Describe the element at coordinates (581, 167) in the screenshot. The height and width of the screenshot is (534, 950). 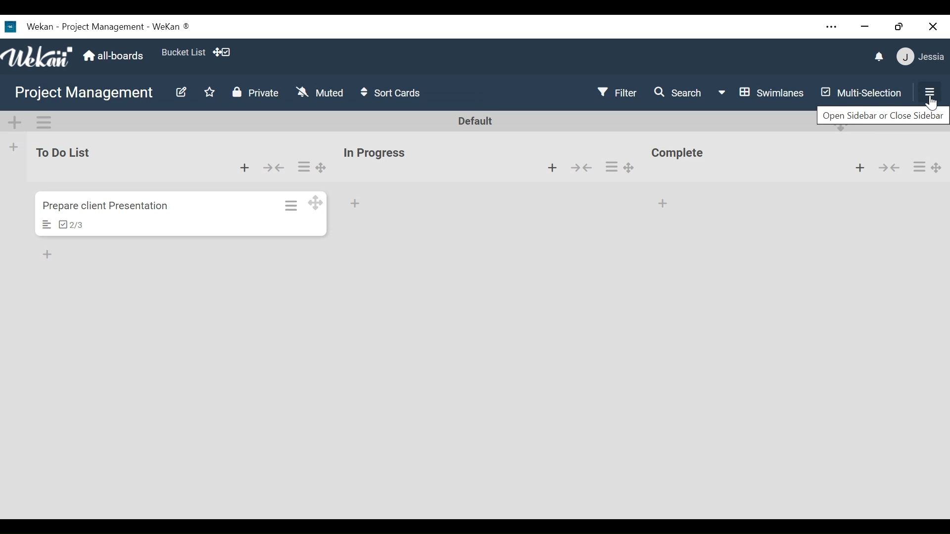
I see `Collapse` at that location.